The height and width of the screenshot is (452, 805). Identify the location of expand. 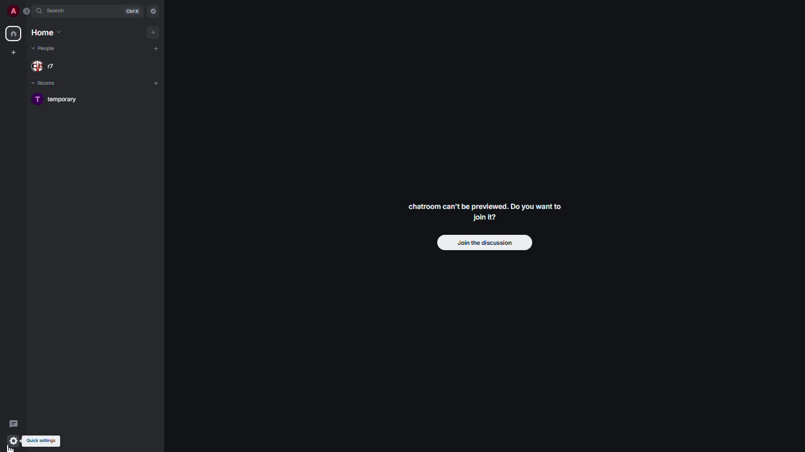
(27, 12).